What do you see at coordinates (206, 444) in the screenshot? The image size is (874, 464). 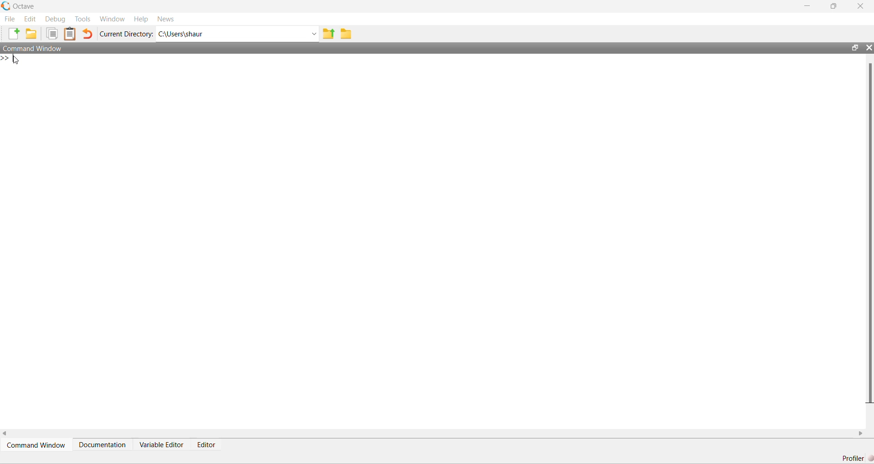 I see `Editor` at bounding box center [206, 444].